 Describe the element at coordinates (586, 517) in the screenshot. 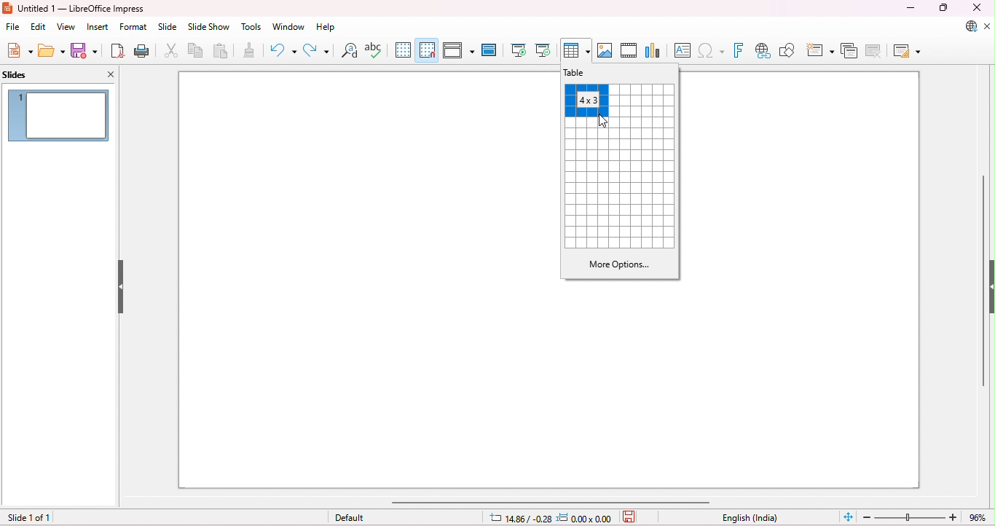

I see `object position` at that location.